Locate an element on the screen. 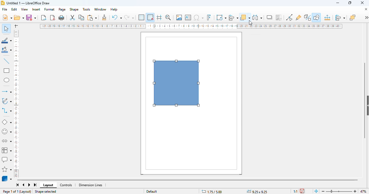 The image size is (369, 194). (layout) is located at coordinates (26, 192).